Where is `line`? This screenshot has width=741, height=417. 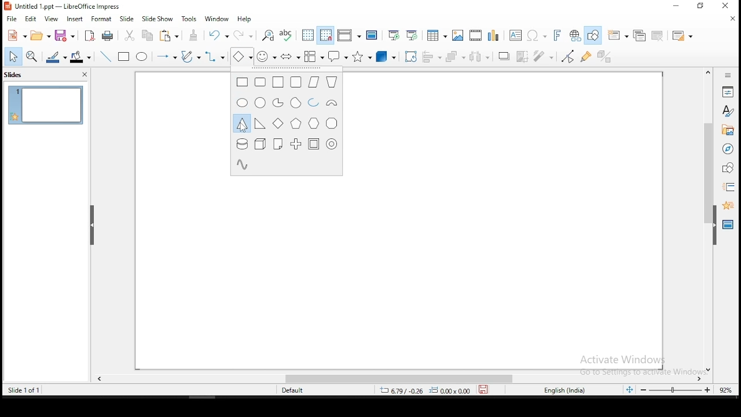 line is located at coordinates (107, 56).